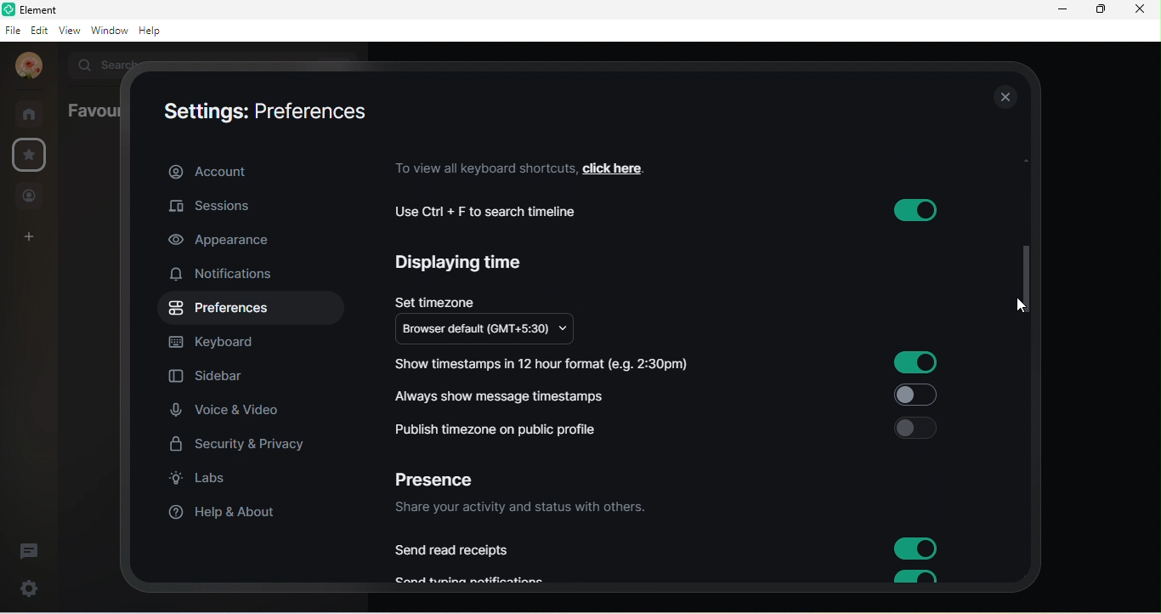 The height and width of the screenshot is (614, 1161). What do you see at coordinates (526, 509) in the screenshot?
I see `share your activity and status with others.` at bounding box center [526, 509].